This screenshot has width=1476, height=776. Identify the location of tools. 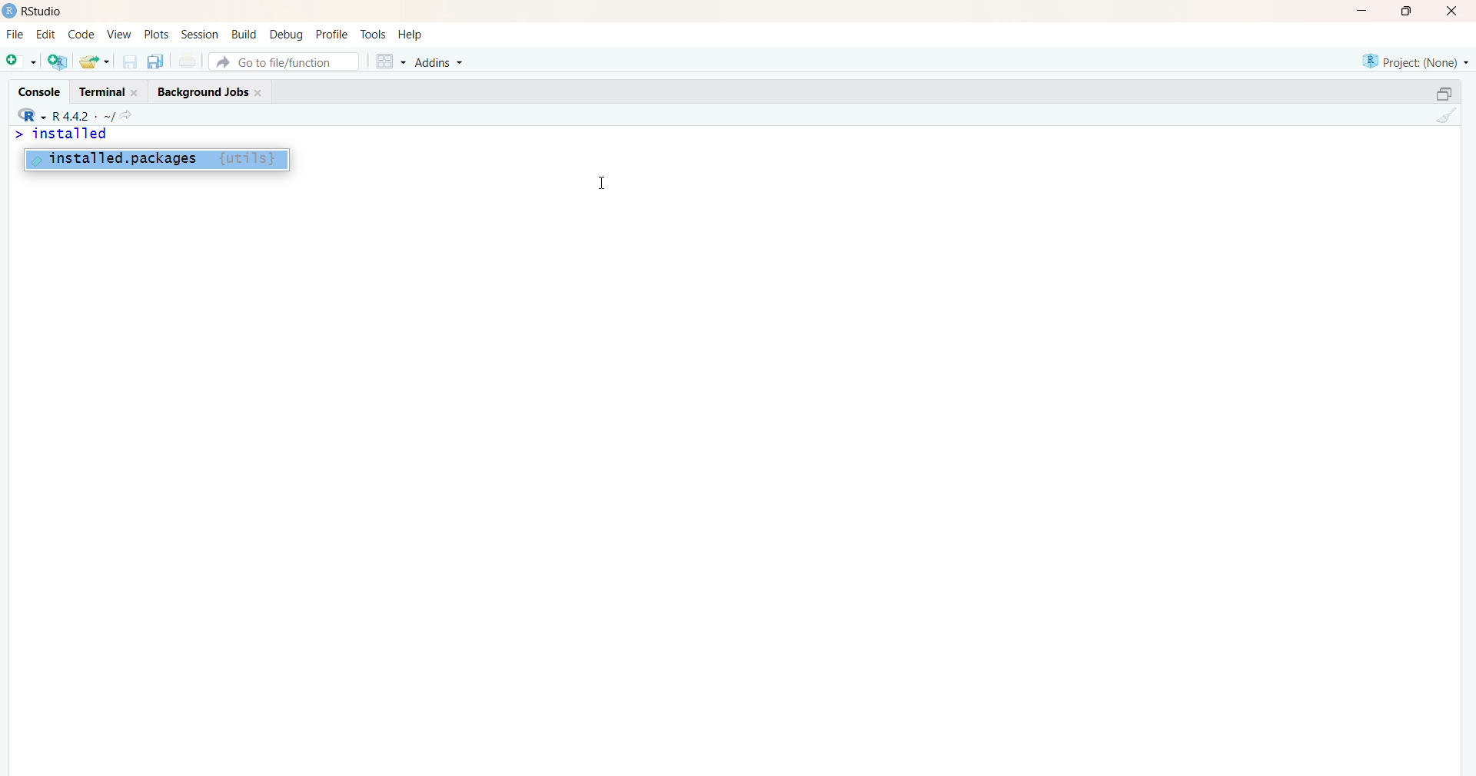
(373, 35).